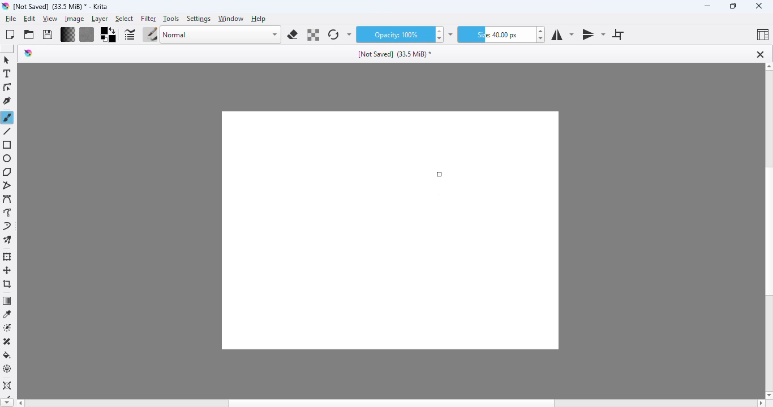  I want to click on size, so click(497, 34).